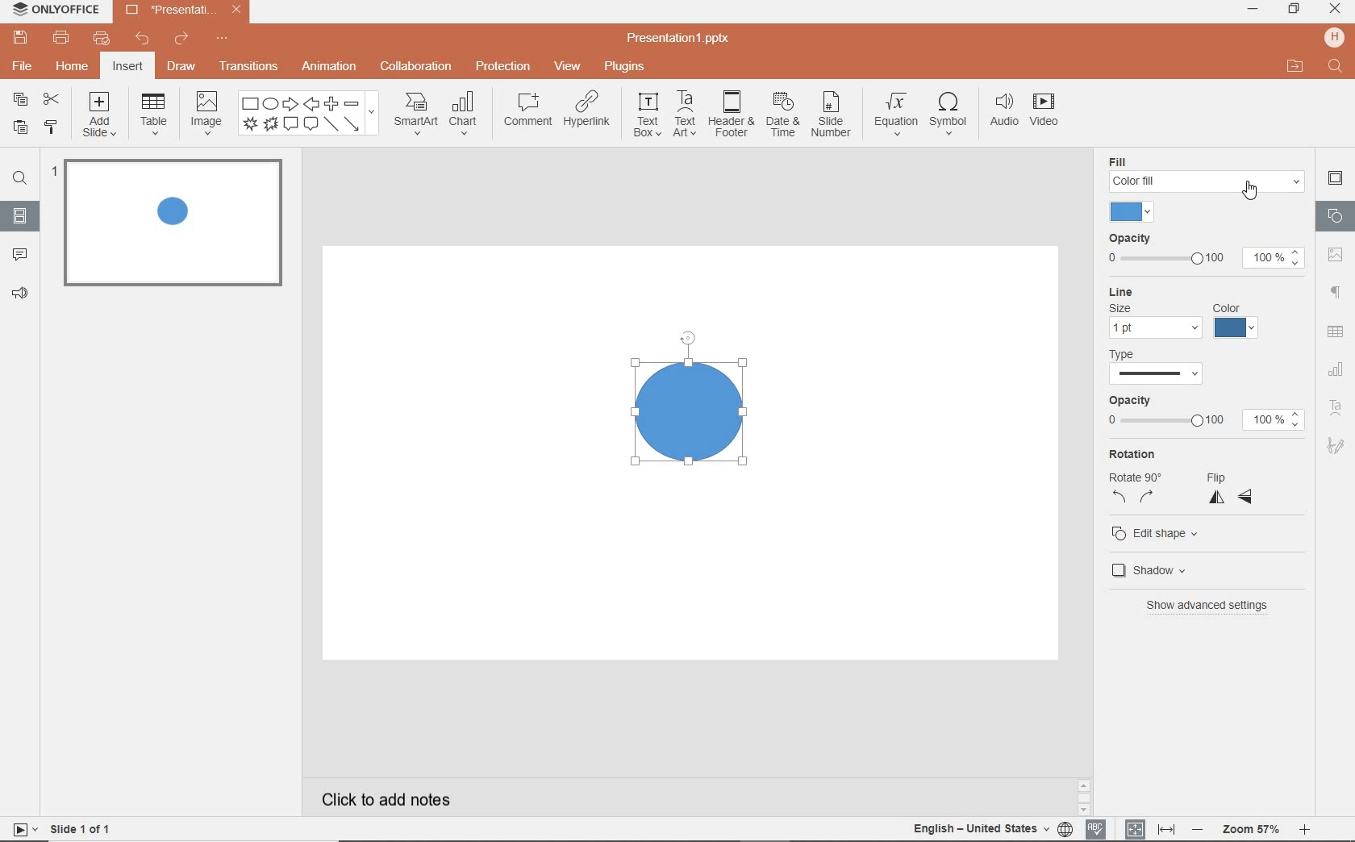  What do you see at coordinates (1138, 478) in the screenshot?
I see `Rotation` at bounding box center [1138, 478].